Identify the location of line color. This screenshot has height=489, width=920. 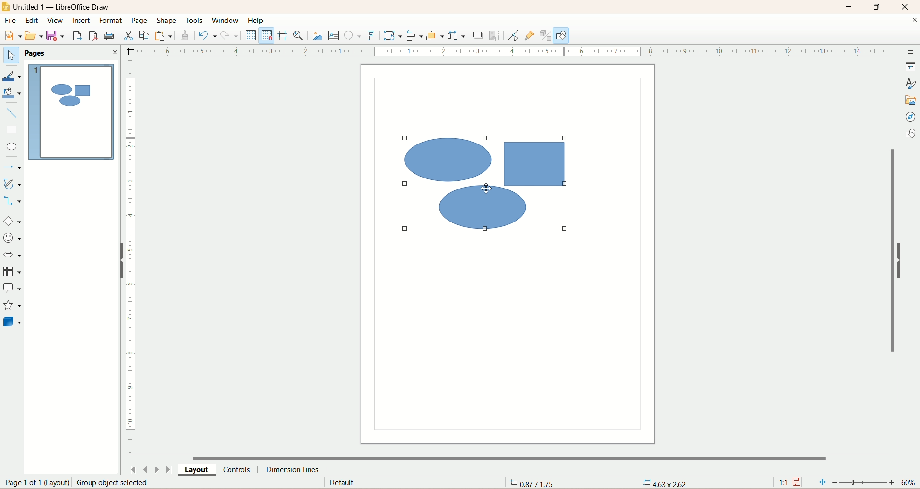
(12, 76).